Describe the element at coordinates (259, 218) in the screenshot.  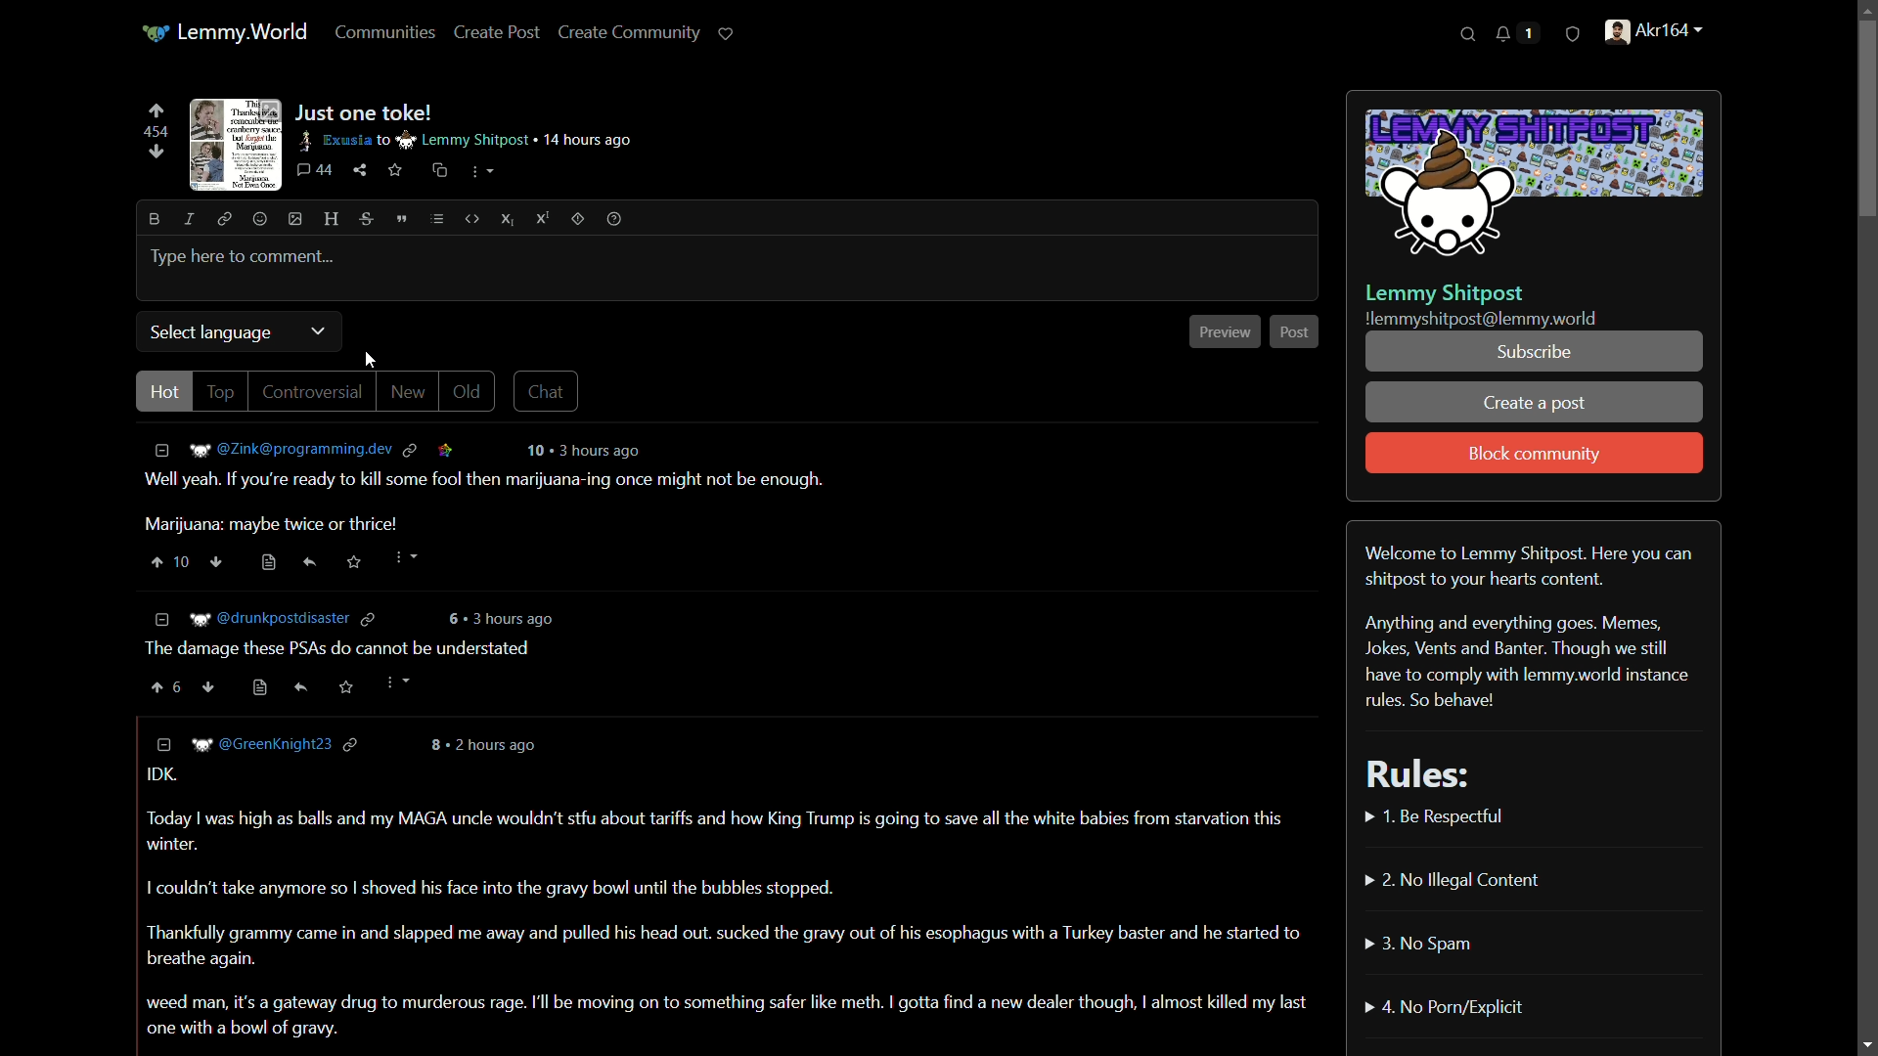
I see `emoji` at that location.